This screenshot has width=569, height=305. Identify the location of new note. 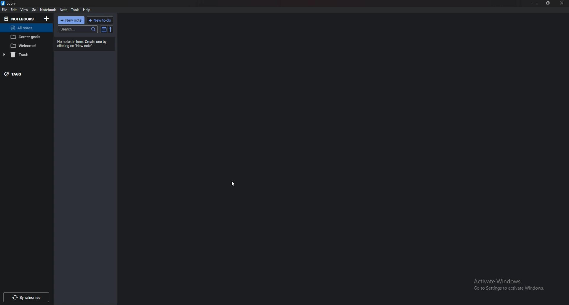
(71, 20).